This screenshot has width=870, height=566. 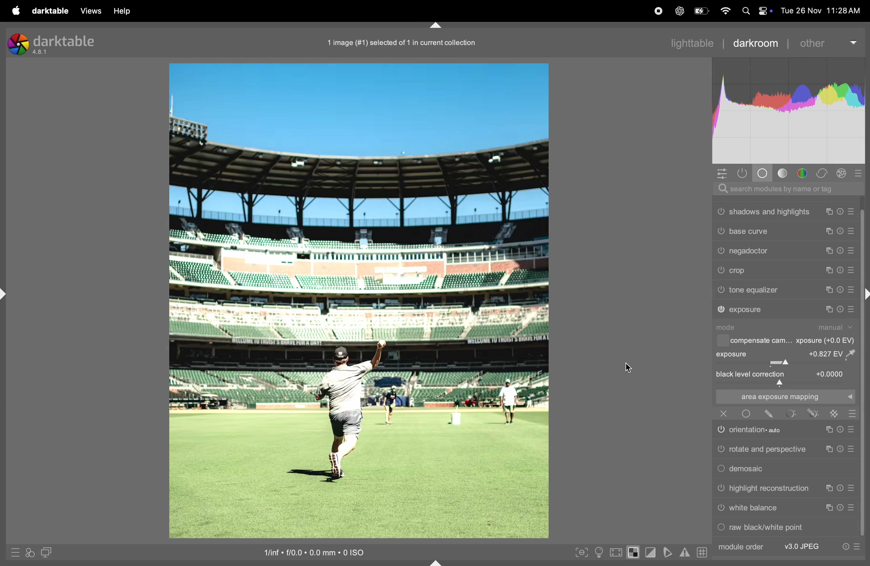 I want to click on toggle clipping indication, so click(x=652, y=553).